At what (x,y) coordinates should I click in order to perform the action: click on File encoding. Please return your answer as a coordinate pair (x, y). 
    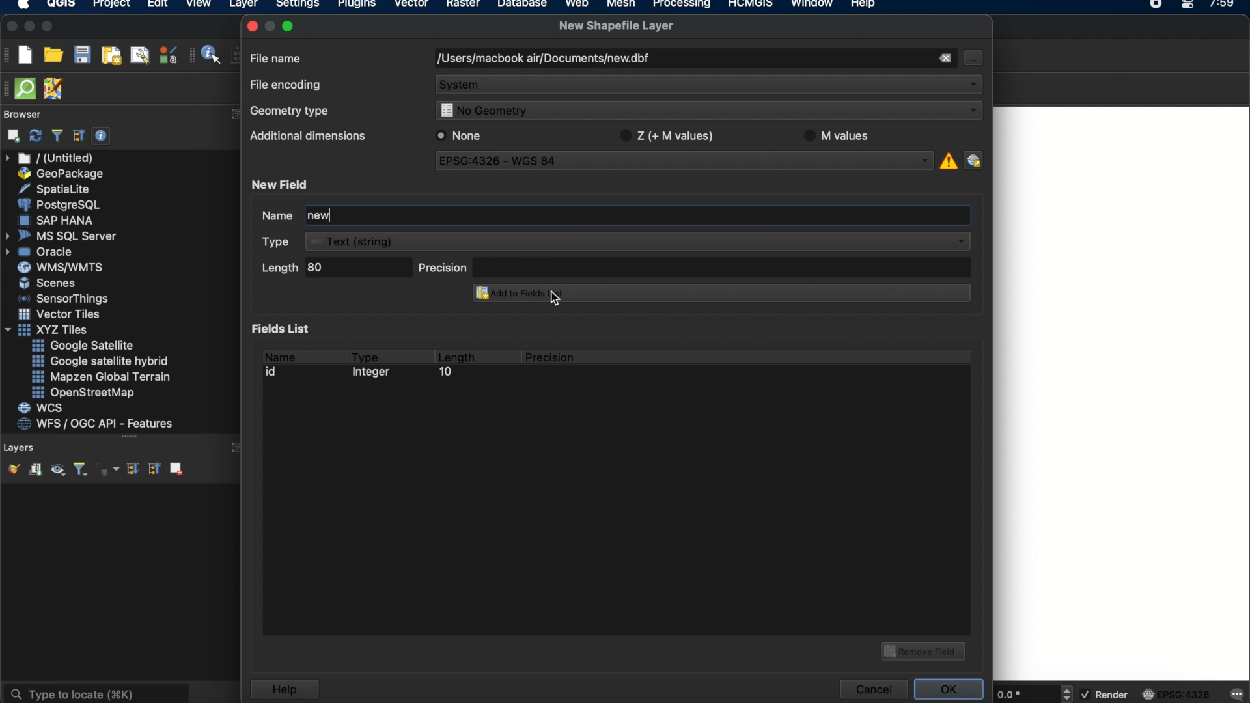
    Looking at the image, I should click on (286, 85).